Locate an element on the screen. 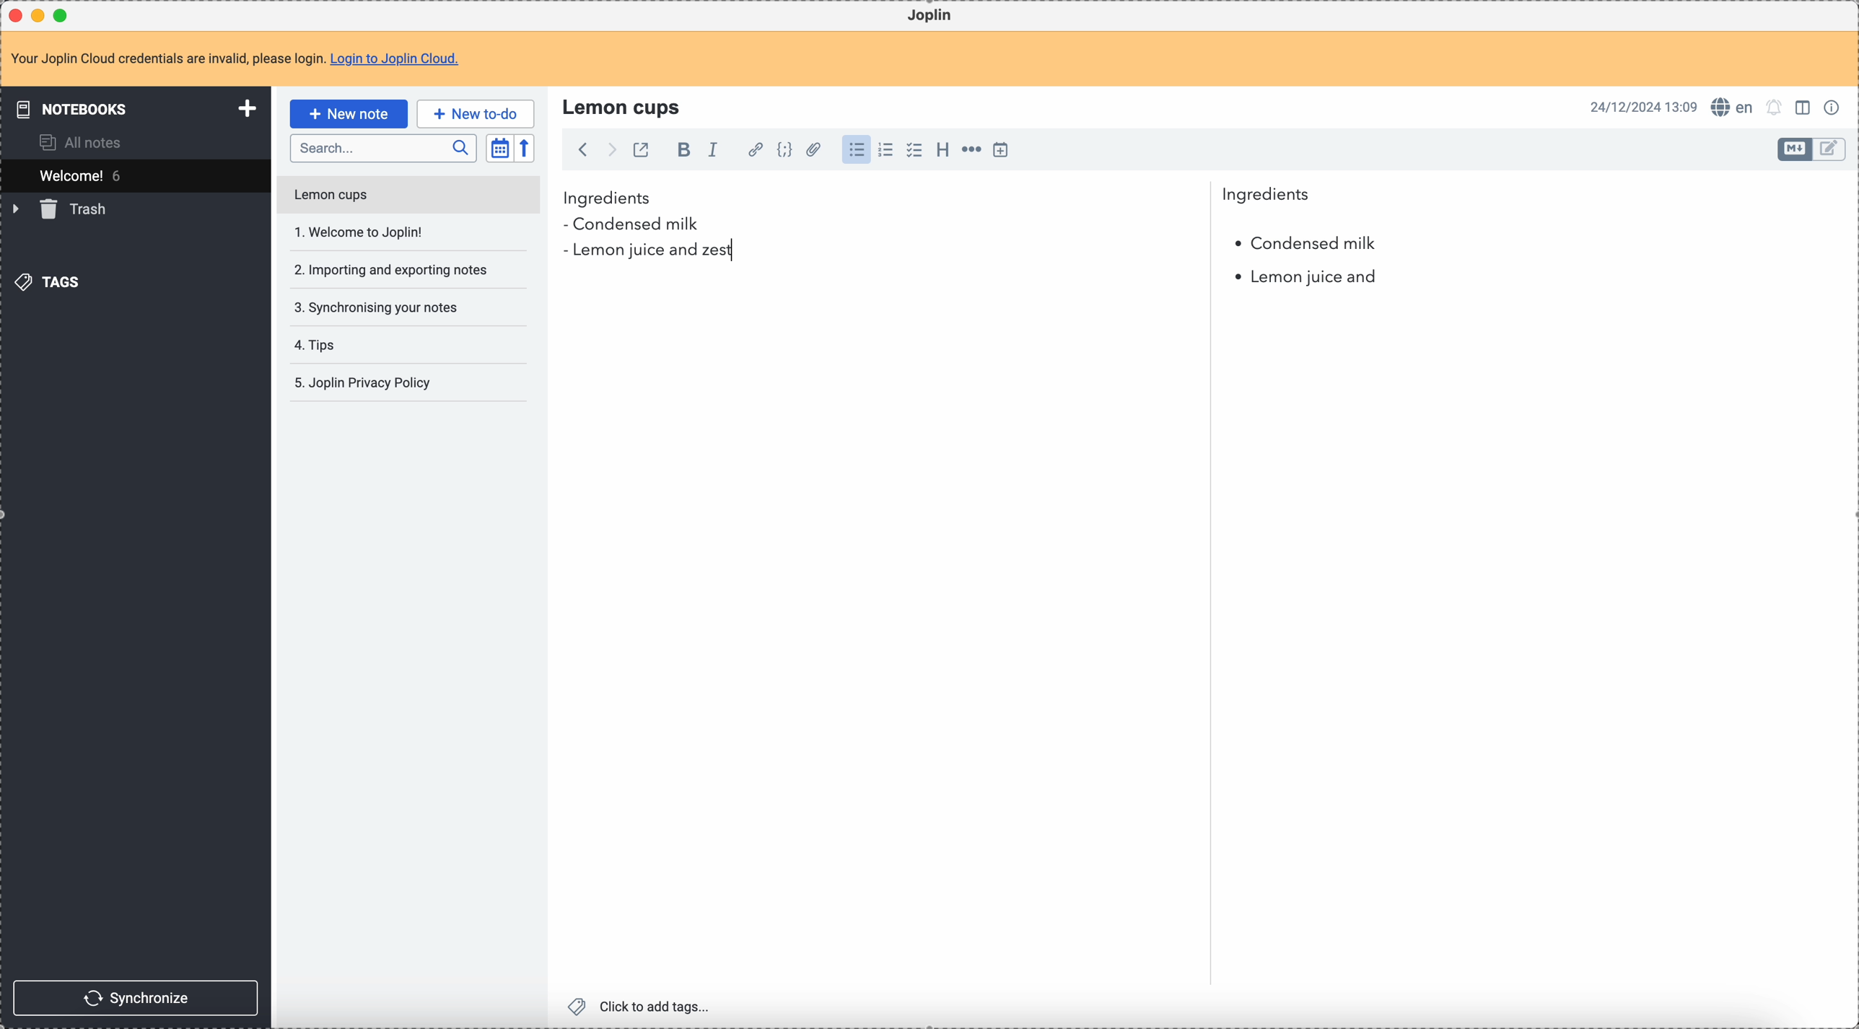  trash is located at coordinates (62, 209).